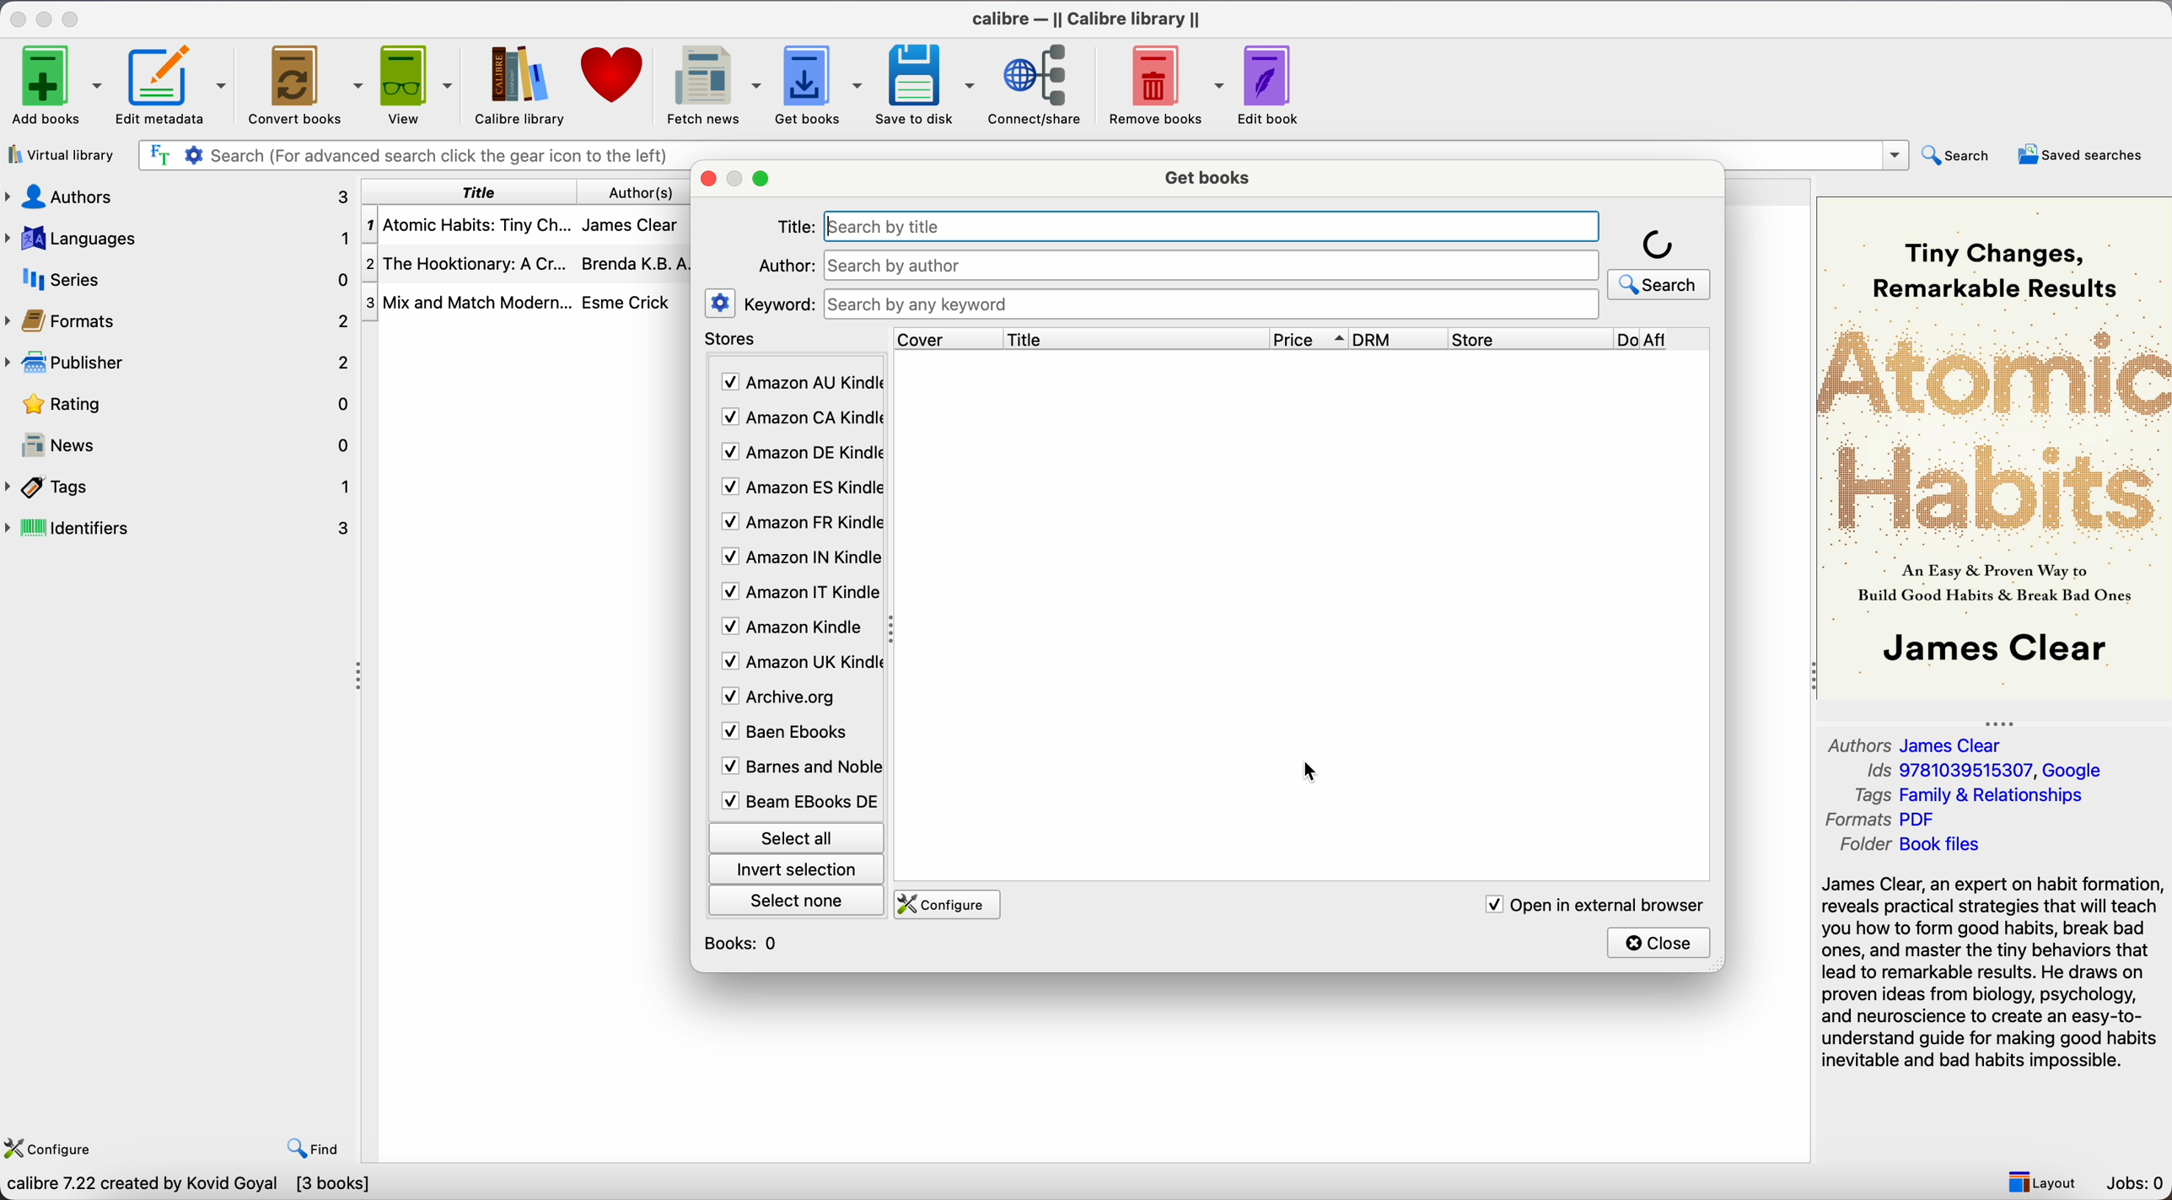 The height and width of the screenshot is (1200, 2172). Describe the element at coordinates (642, 193) in the screenshot. I see `authors` at that location.